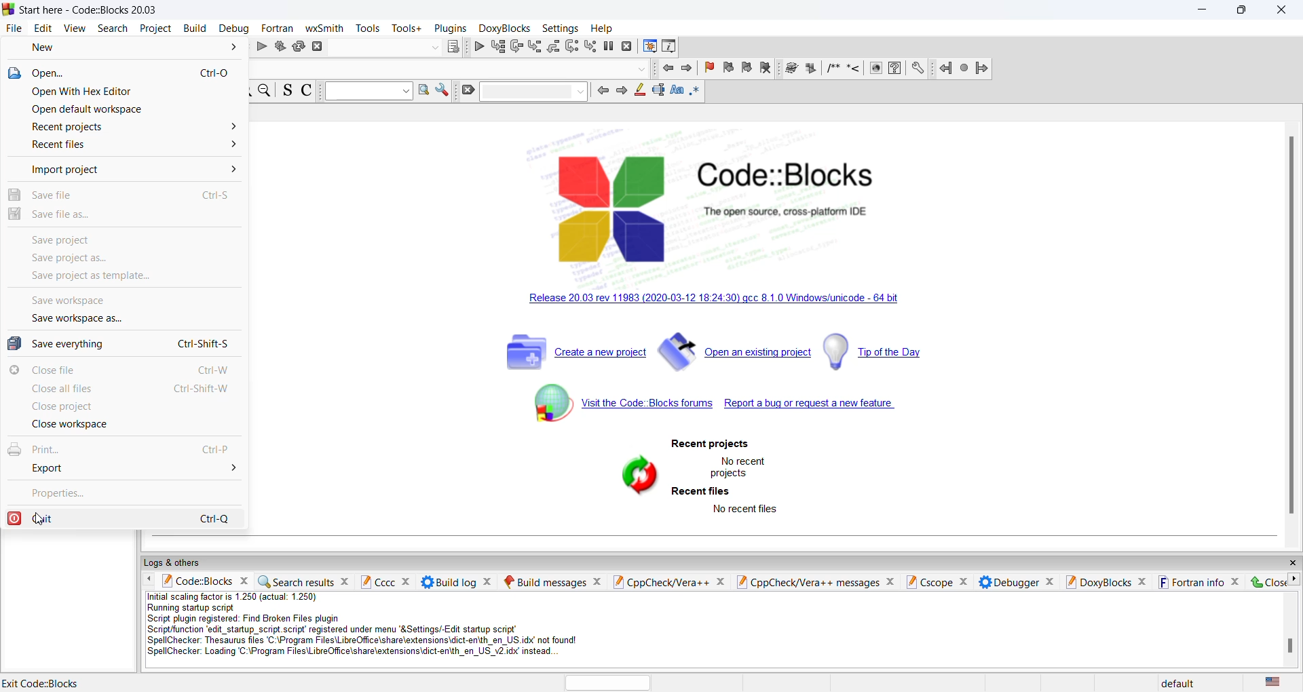 The image size is (1303, 692). Describe the element at coordinates (280, 48) in the screenshot. I see `build` at that location.